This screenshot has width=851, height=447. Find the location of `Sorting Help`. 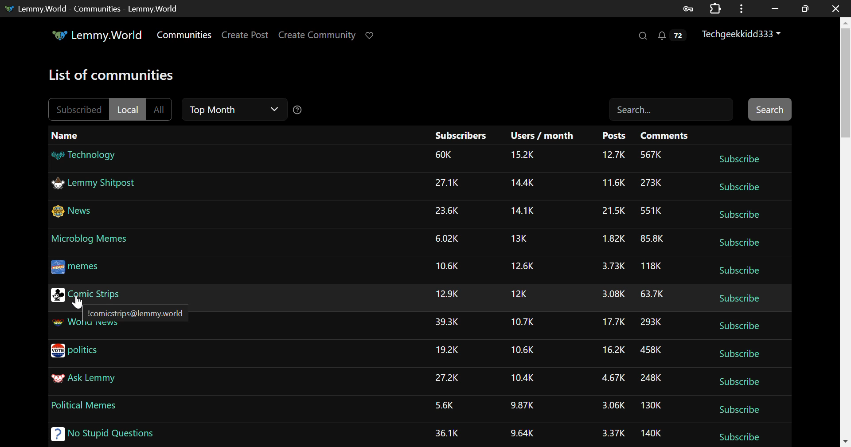

Sorting Help is located at coordinates (300, 110).